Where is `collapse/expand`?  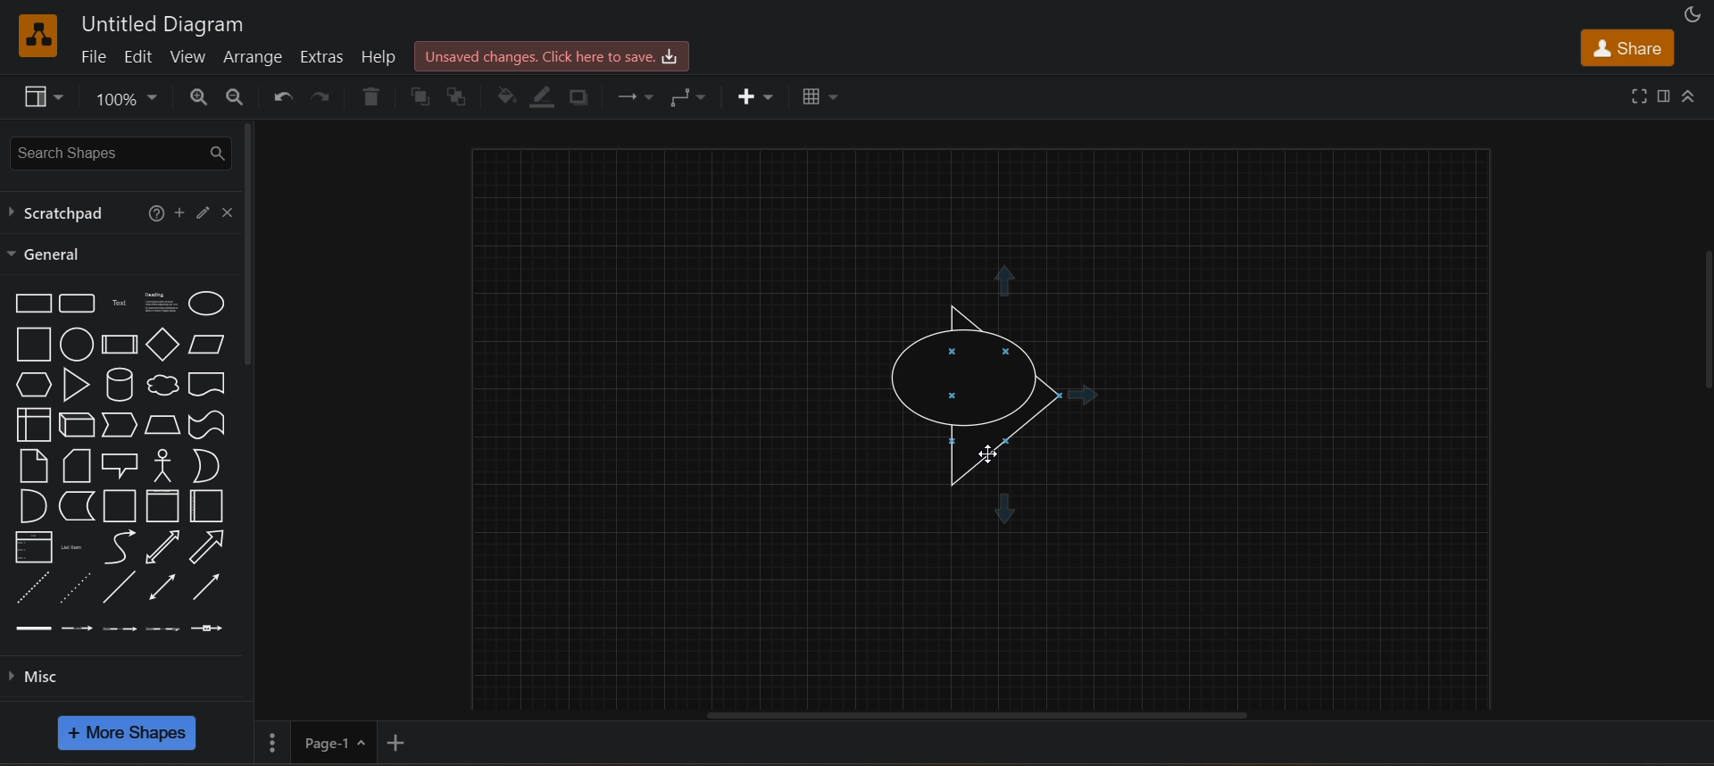
collapse/expand is located at coordinates (1690, 93).